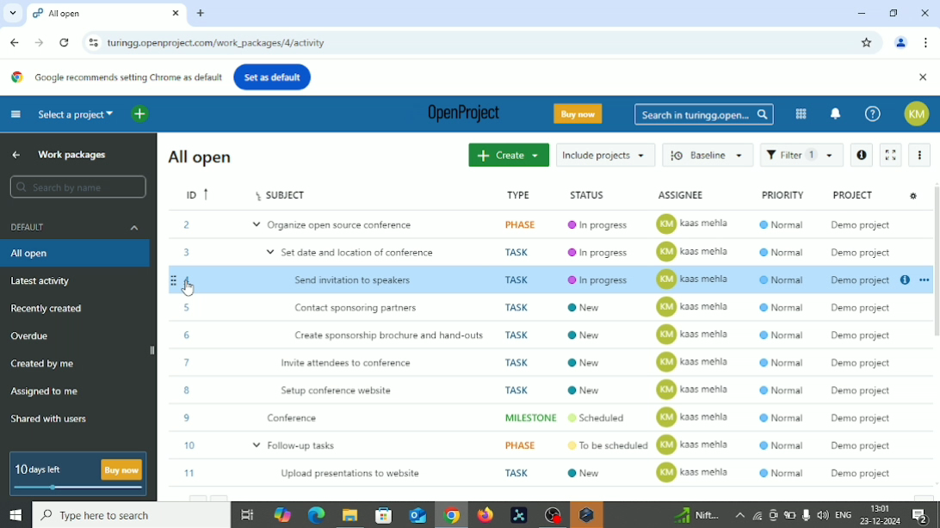 The height and width of the screenshot is (528, 940). I want to click on Set as default, so click(272, 77).